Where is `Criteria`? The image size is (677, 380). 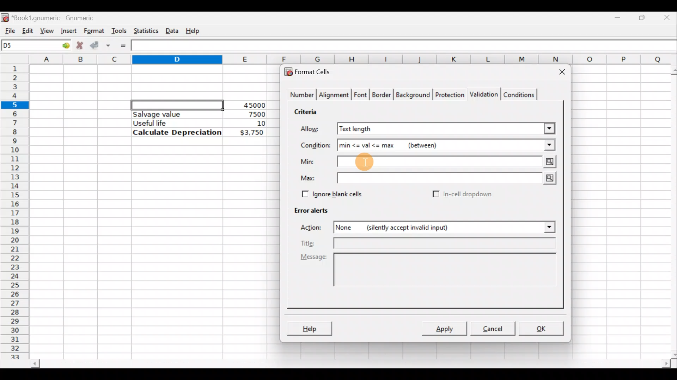 Criteria is located at coordinates (308, 110).